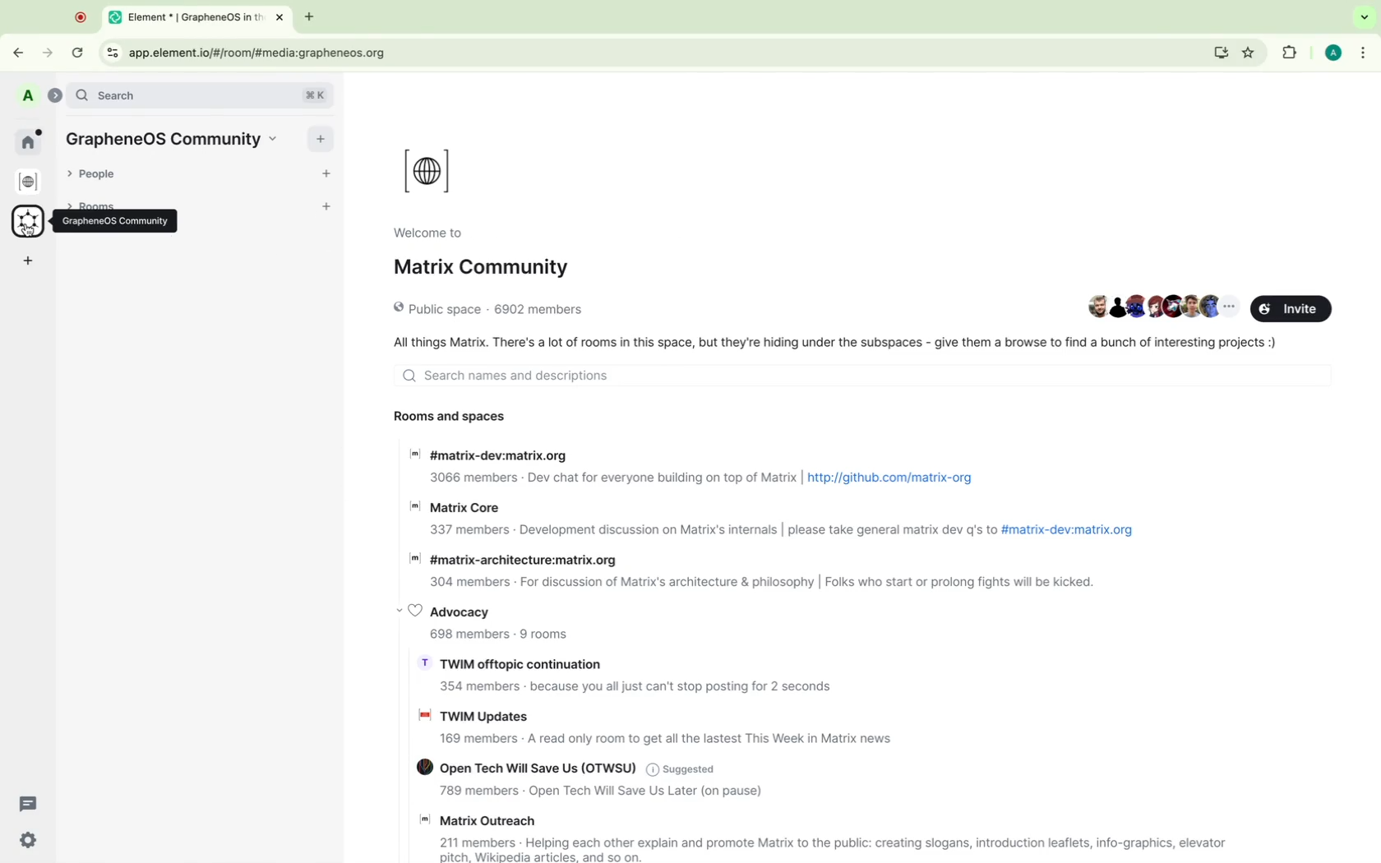 The height and width of the screenshot is (863, 1381). What do you see at coordinates (1141, 307) in the screenshot?
I see `members photos` at bounding box center [1141, 307].